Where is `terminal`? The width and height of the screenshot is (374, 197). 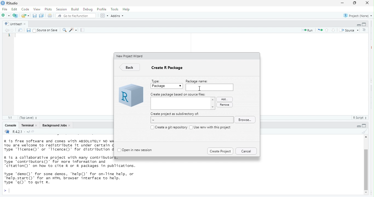
terminal is located at coordinates (27, 126).